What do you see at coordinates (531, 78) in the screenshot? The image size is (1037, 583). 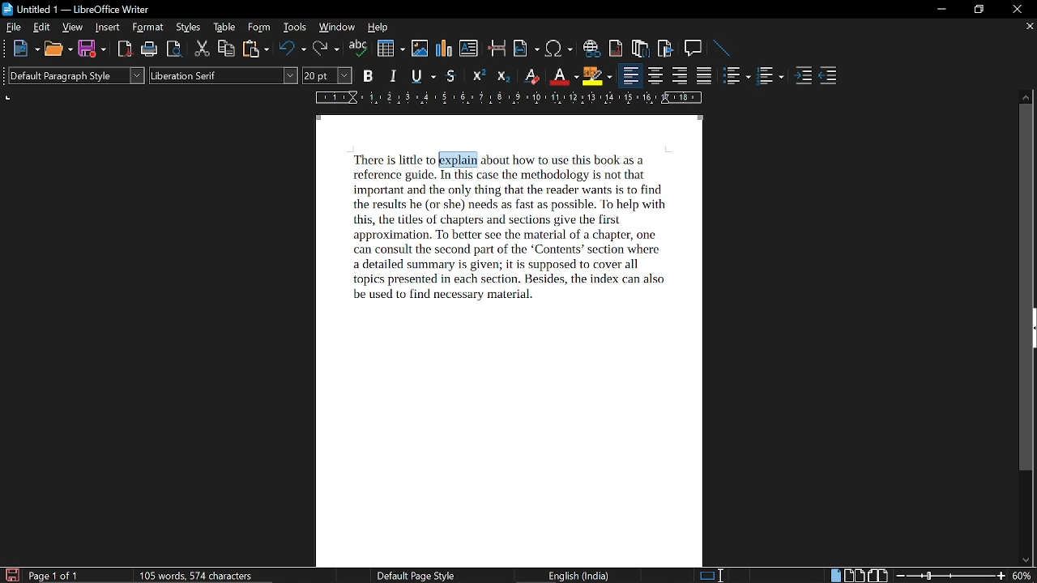 I see `eraser` at bounding box center [531, 78].